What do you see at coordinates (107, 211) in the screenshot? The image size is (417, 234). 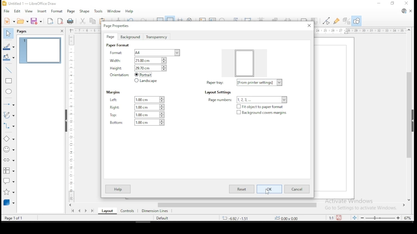 I see `layout` at bounding box center [107, 211].